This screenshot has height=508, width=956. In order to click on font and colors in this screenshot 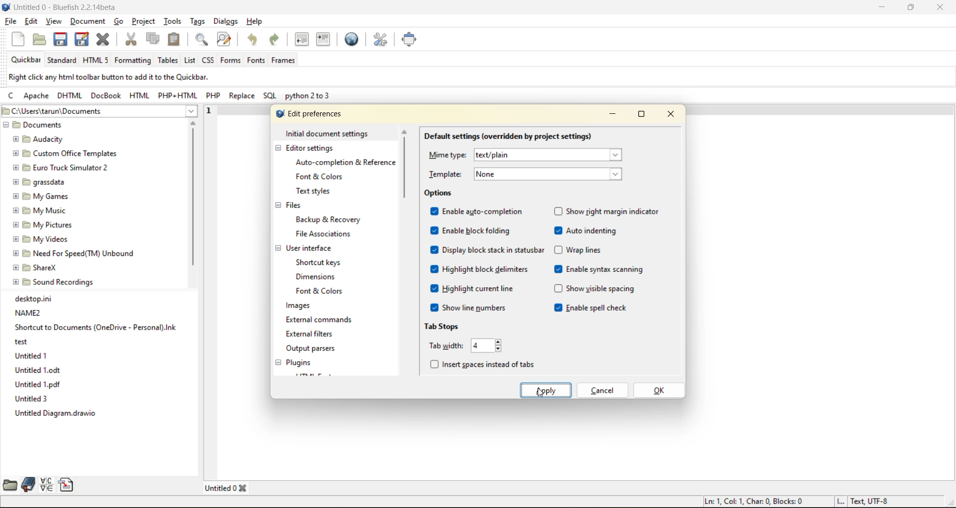, I will do `click(322, 291)`.